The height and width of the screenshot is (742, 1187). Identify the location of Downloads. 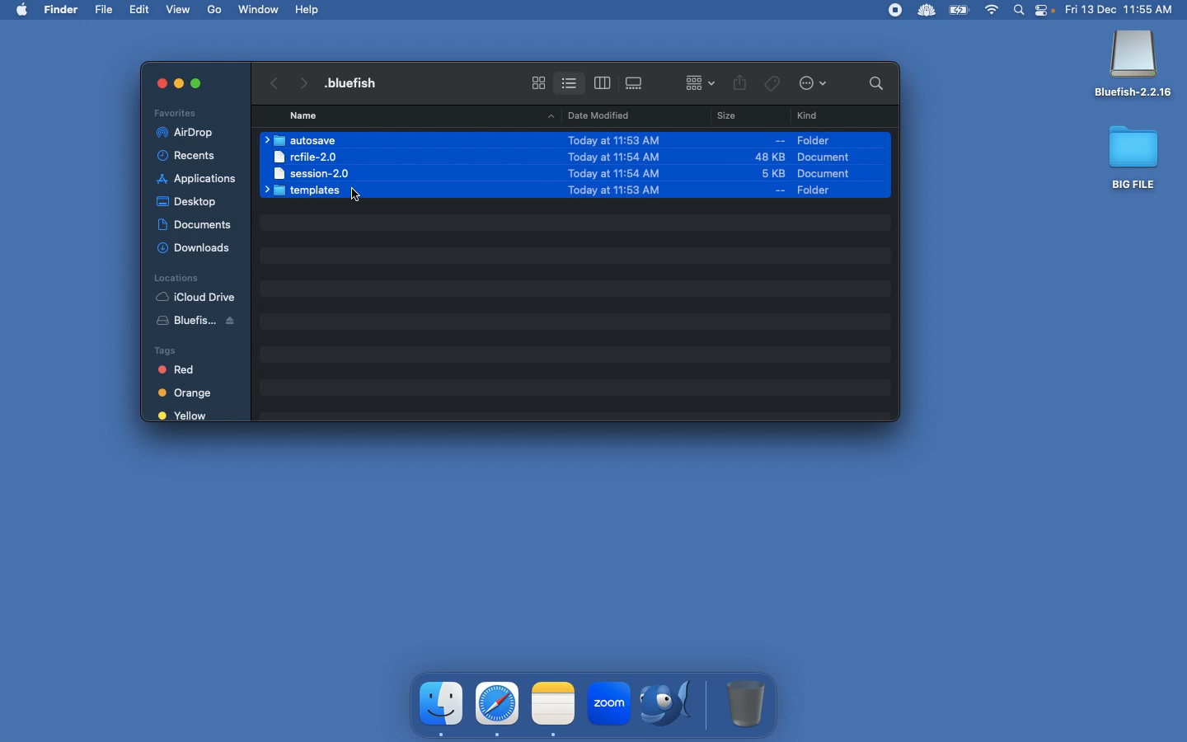
(196, 247).